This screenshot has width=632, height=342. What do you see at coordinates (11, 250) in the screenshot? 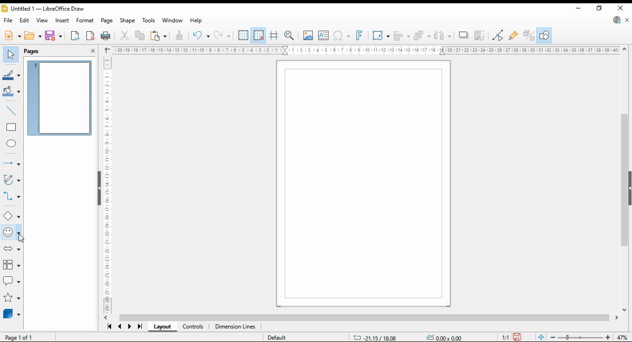
I see `block arrows` at bounding box center [11, 250].